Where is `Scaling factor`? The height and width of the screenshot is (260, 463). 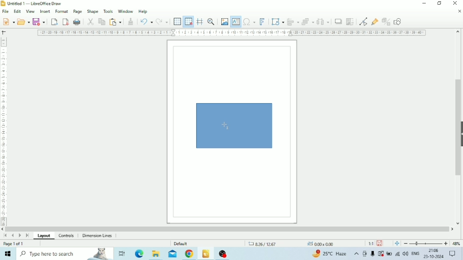
Scaling factor is located at coordinates (370, 243).